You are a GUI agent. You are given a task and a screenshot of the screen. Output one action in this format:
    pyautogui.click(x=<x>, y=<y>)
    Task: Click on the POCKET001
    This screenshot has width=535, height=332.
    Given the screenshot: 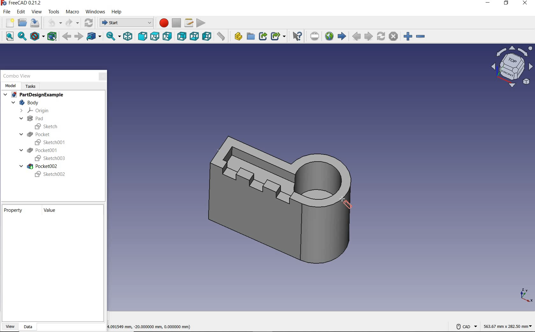 What is the action you would take?
    pyautogui.click(x=39, y=150)
    